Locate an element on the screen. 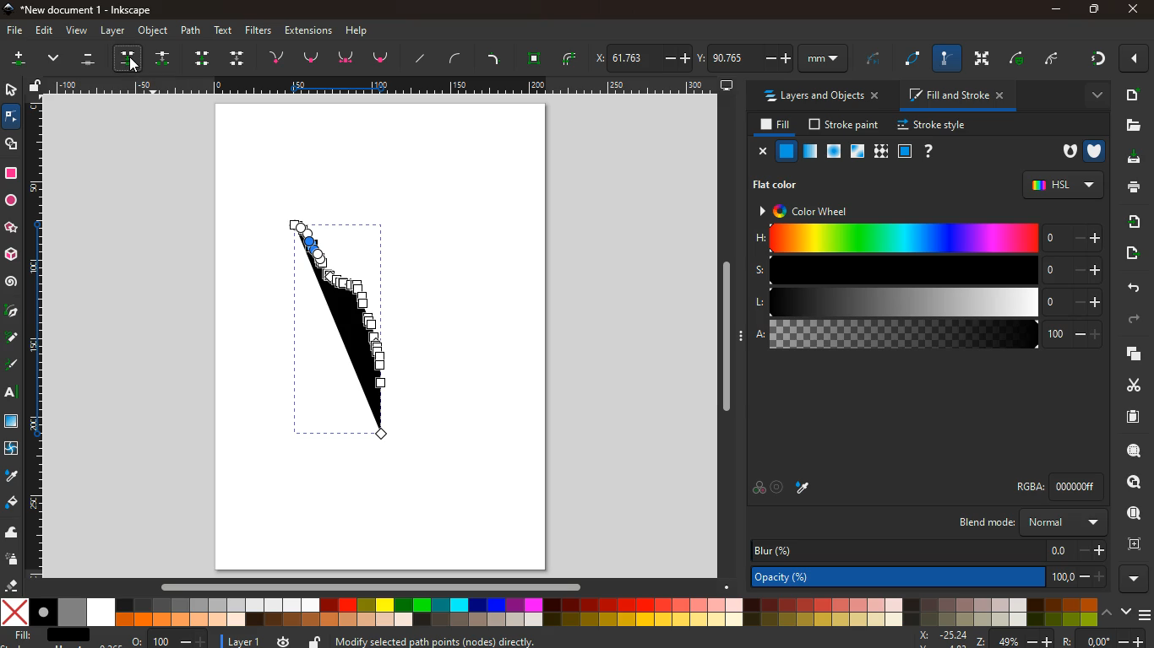 The image size is (1154, 648). node is located at coordinates (13, 116).